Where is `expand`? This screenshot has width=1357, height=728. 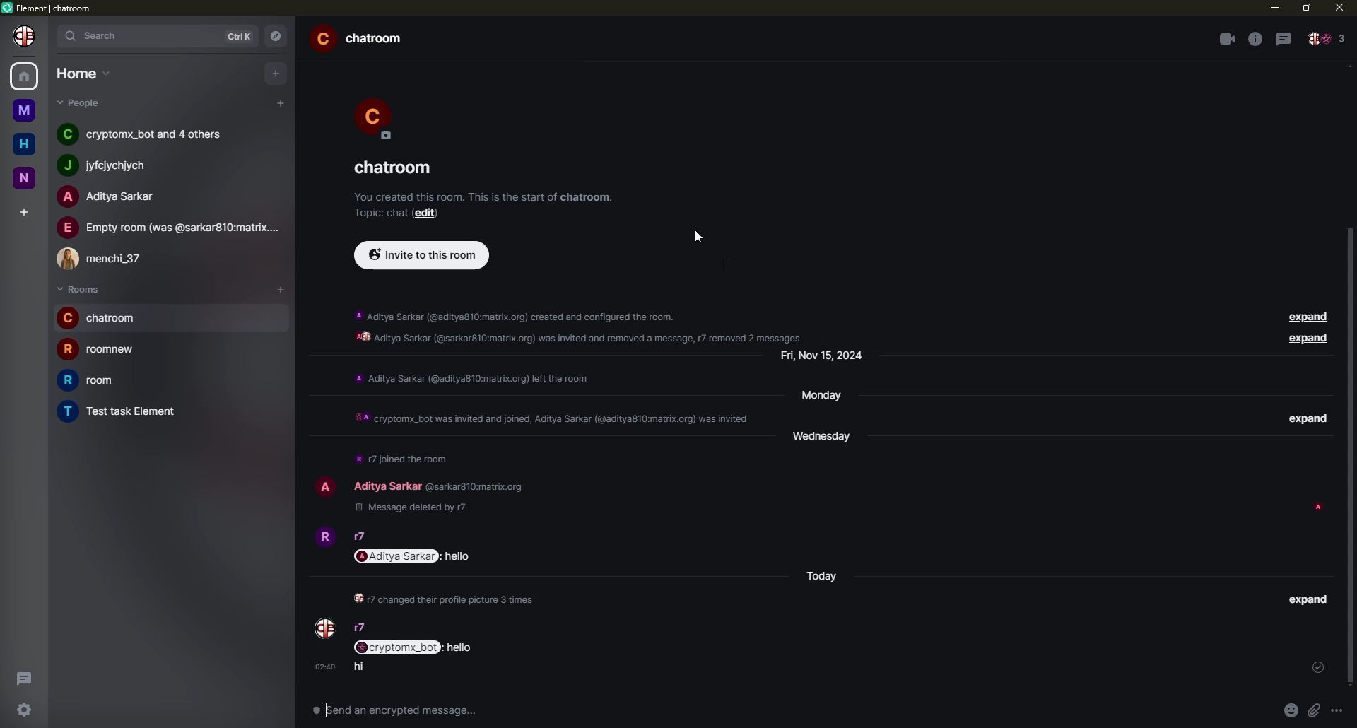 expand is located at coordinates (1309, 316).